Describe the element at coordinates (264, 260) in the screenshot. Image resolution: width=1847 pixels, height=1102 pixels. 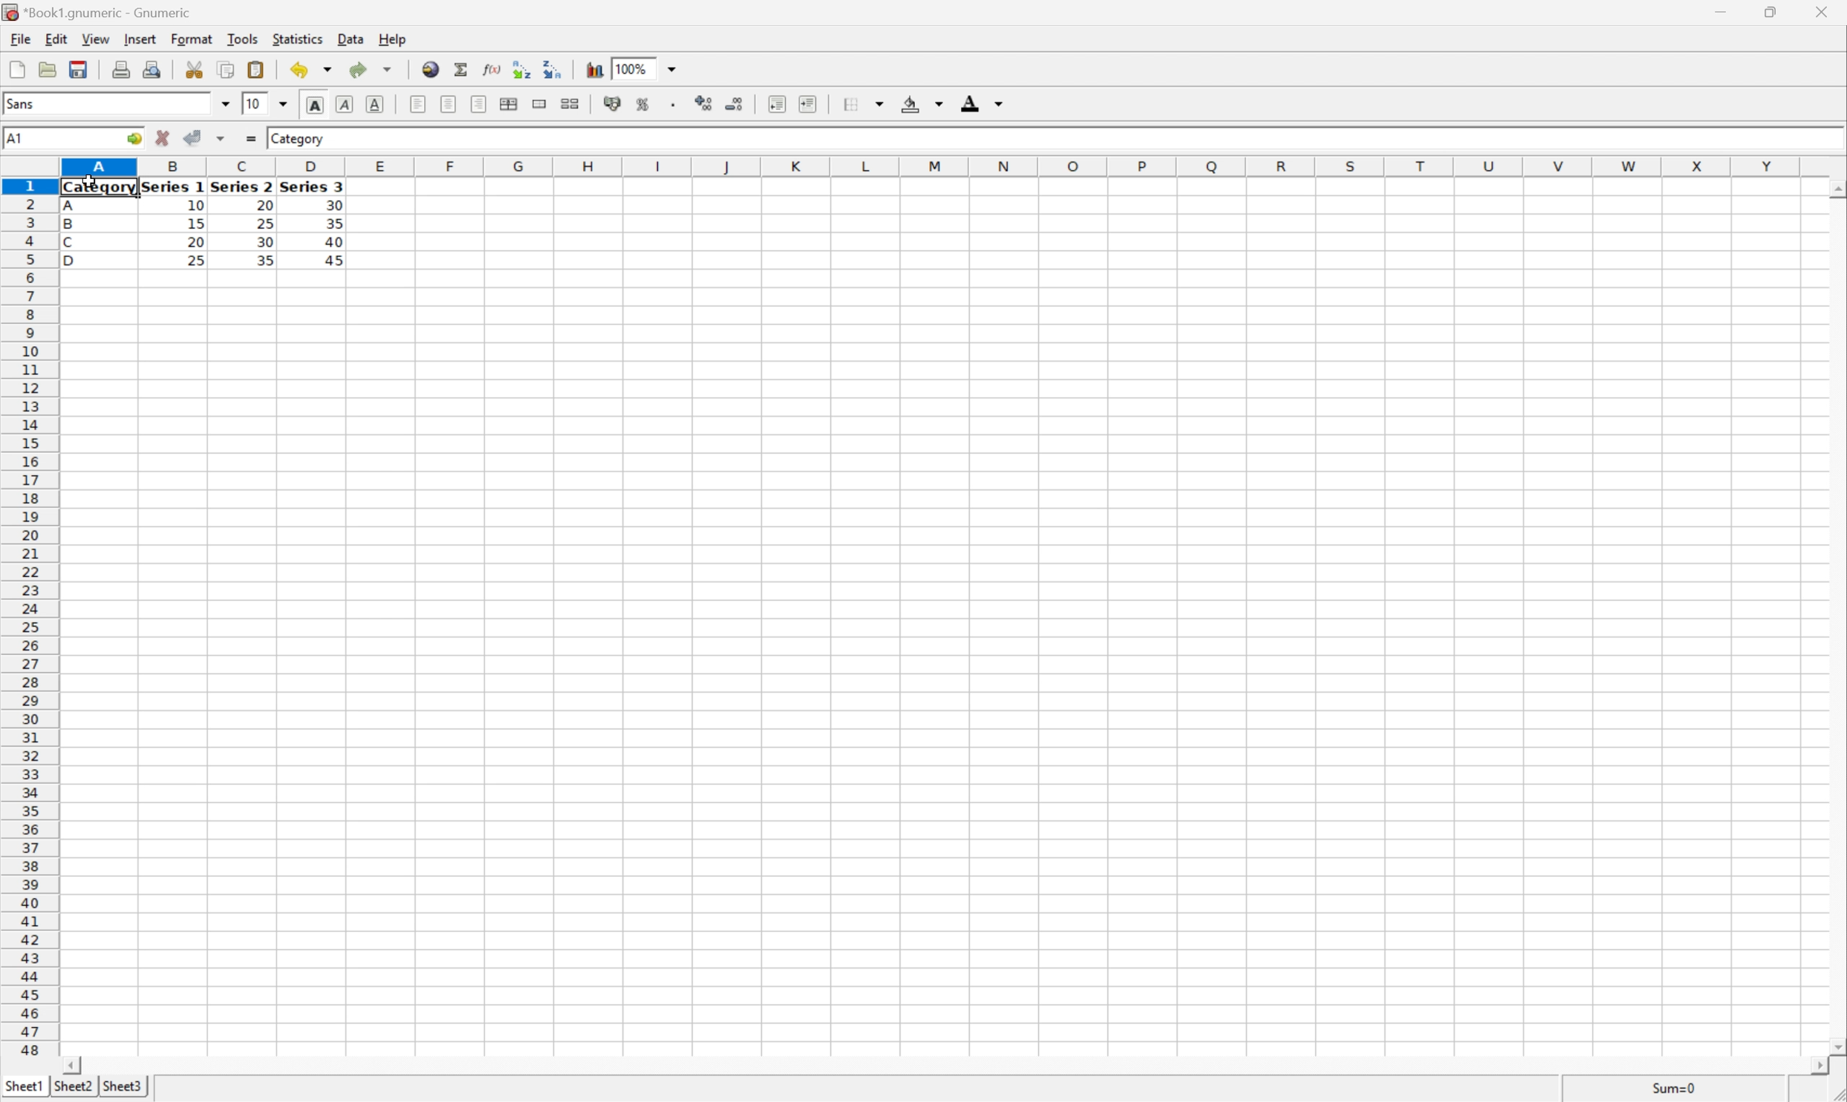
I see `35` at that location.